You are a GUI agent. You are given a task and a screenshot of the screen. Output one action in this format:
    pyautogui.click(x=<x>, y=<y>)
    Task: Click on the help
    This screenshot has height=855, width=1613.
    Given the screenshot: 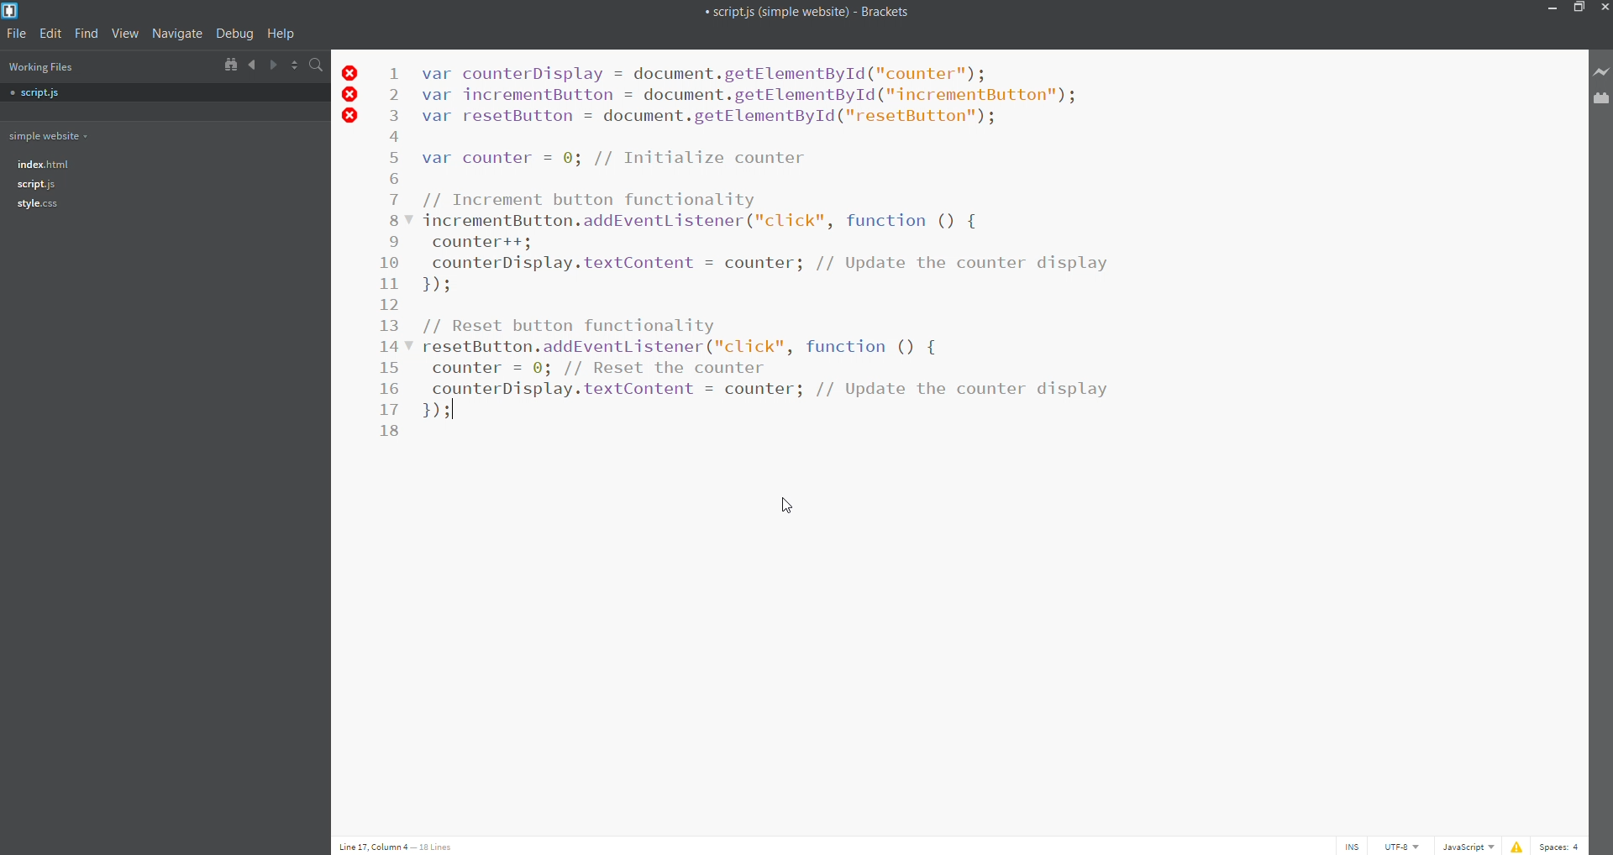 What is the action you would take?
    pyautogui.click(x=279, y=34)
    